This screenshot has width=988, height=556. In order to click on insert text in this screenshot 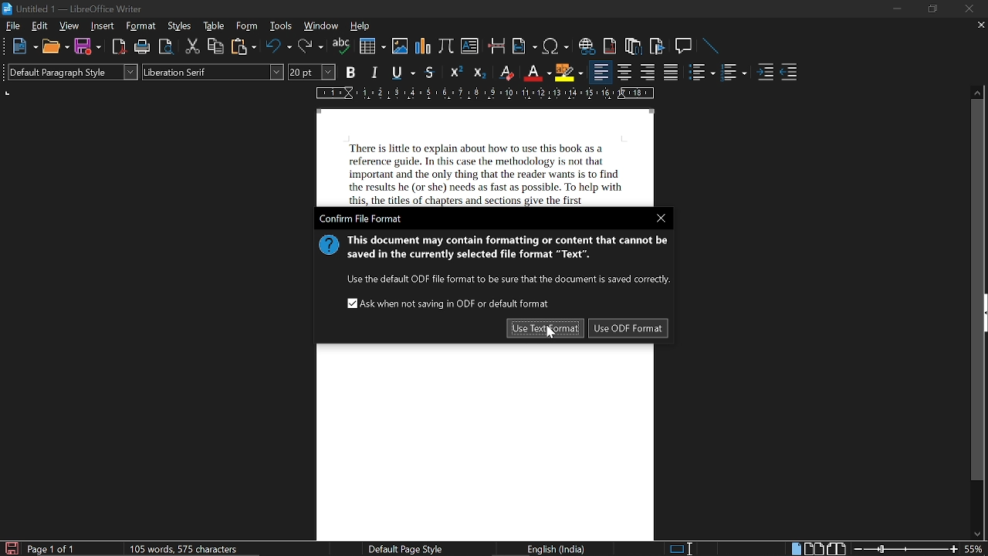, I will do `click(470, 46)`.